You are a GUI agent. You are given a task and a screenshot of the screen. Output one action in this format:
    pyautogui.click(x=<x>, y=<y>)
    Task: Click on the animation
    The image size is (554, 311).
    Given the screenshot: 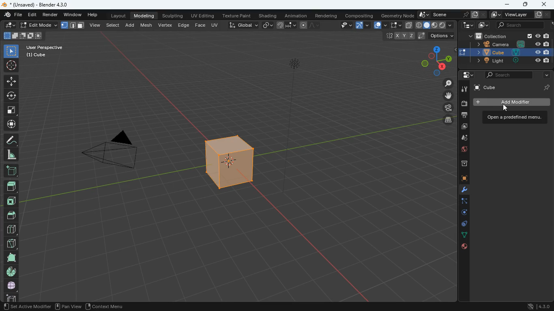 What is the action you would take?
    pyautogui.click(x=296, y=15)
    